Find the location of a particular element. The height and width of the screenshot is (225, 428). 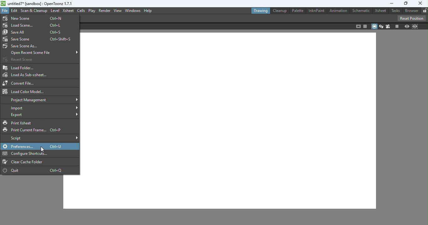

Safe area is located at coordinates (358, 26).